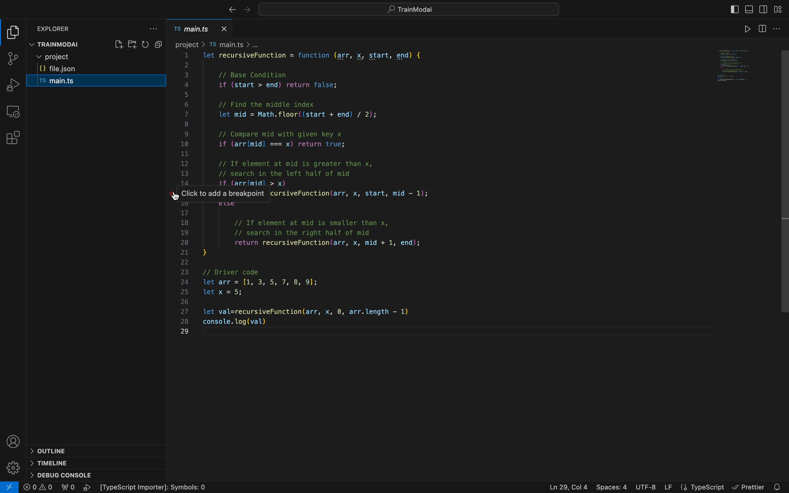 The width and height of the screenshot is (789, 493). I want to click on toggle sidebar, so click(763, 31).